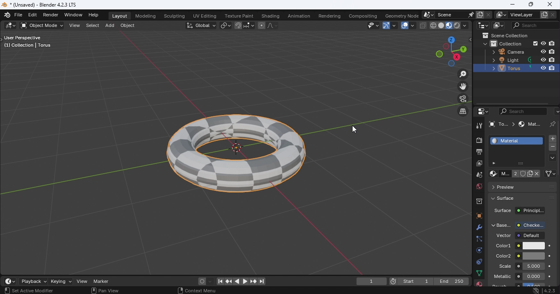 The height and width of the screenshot is (294, 560). Describe the element at coordinates (478, 152) in the screenshot. I see `Output` at that location.